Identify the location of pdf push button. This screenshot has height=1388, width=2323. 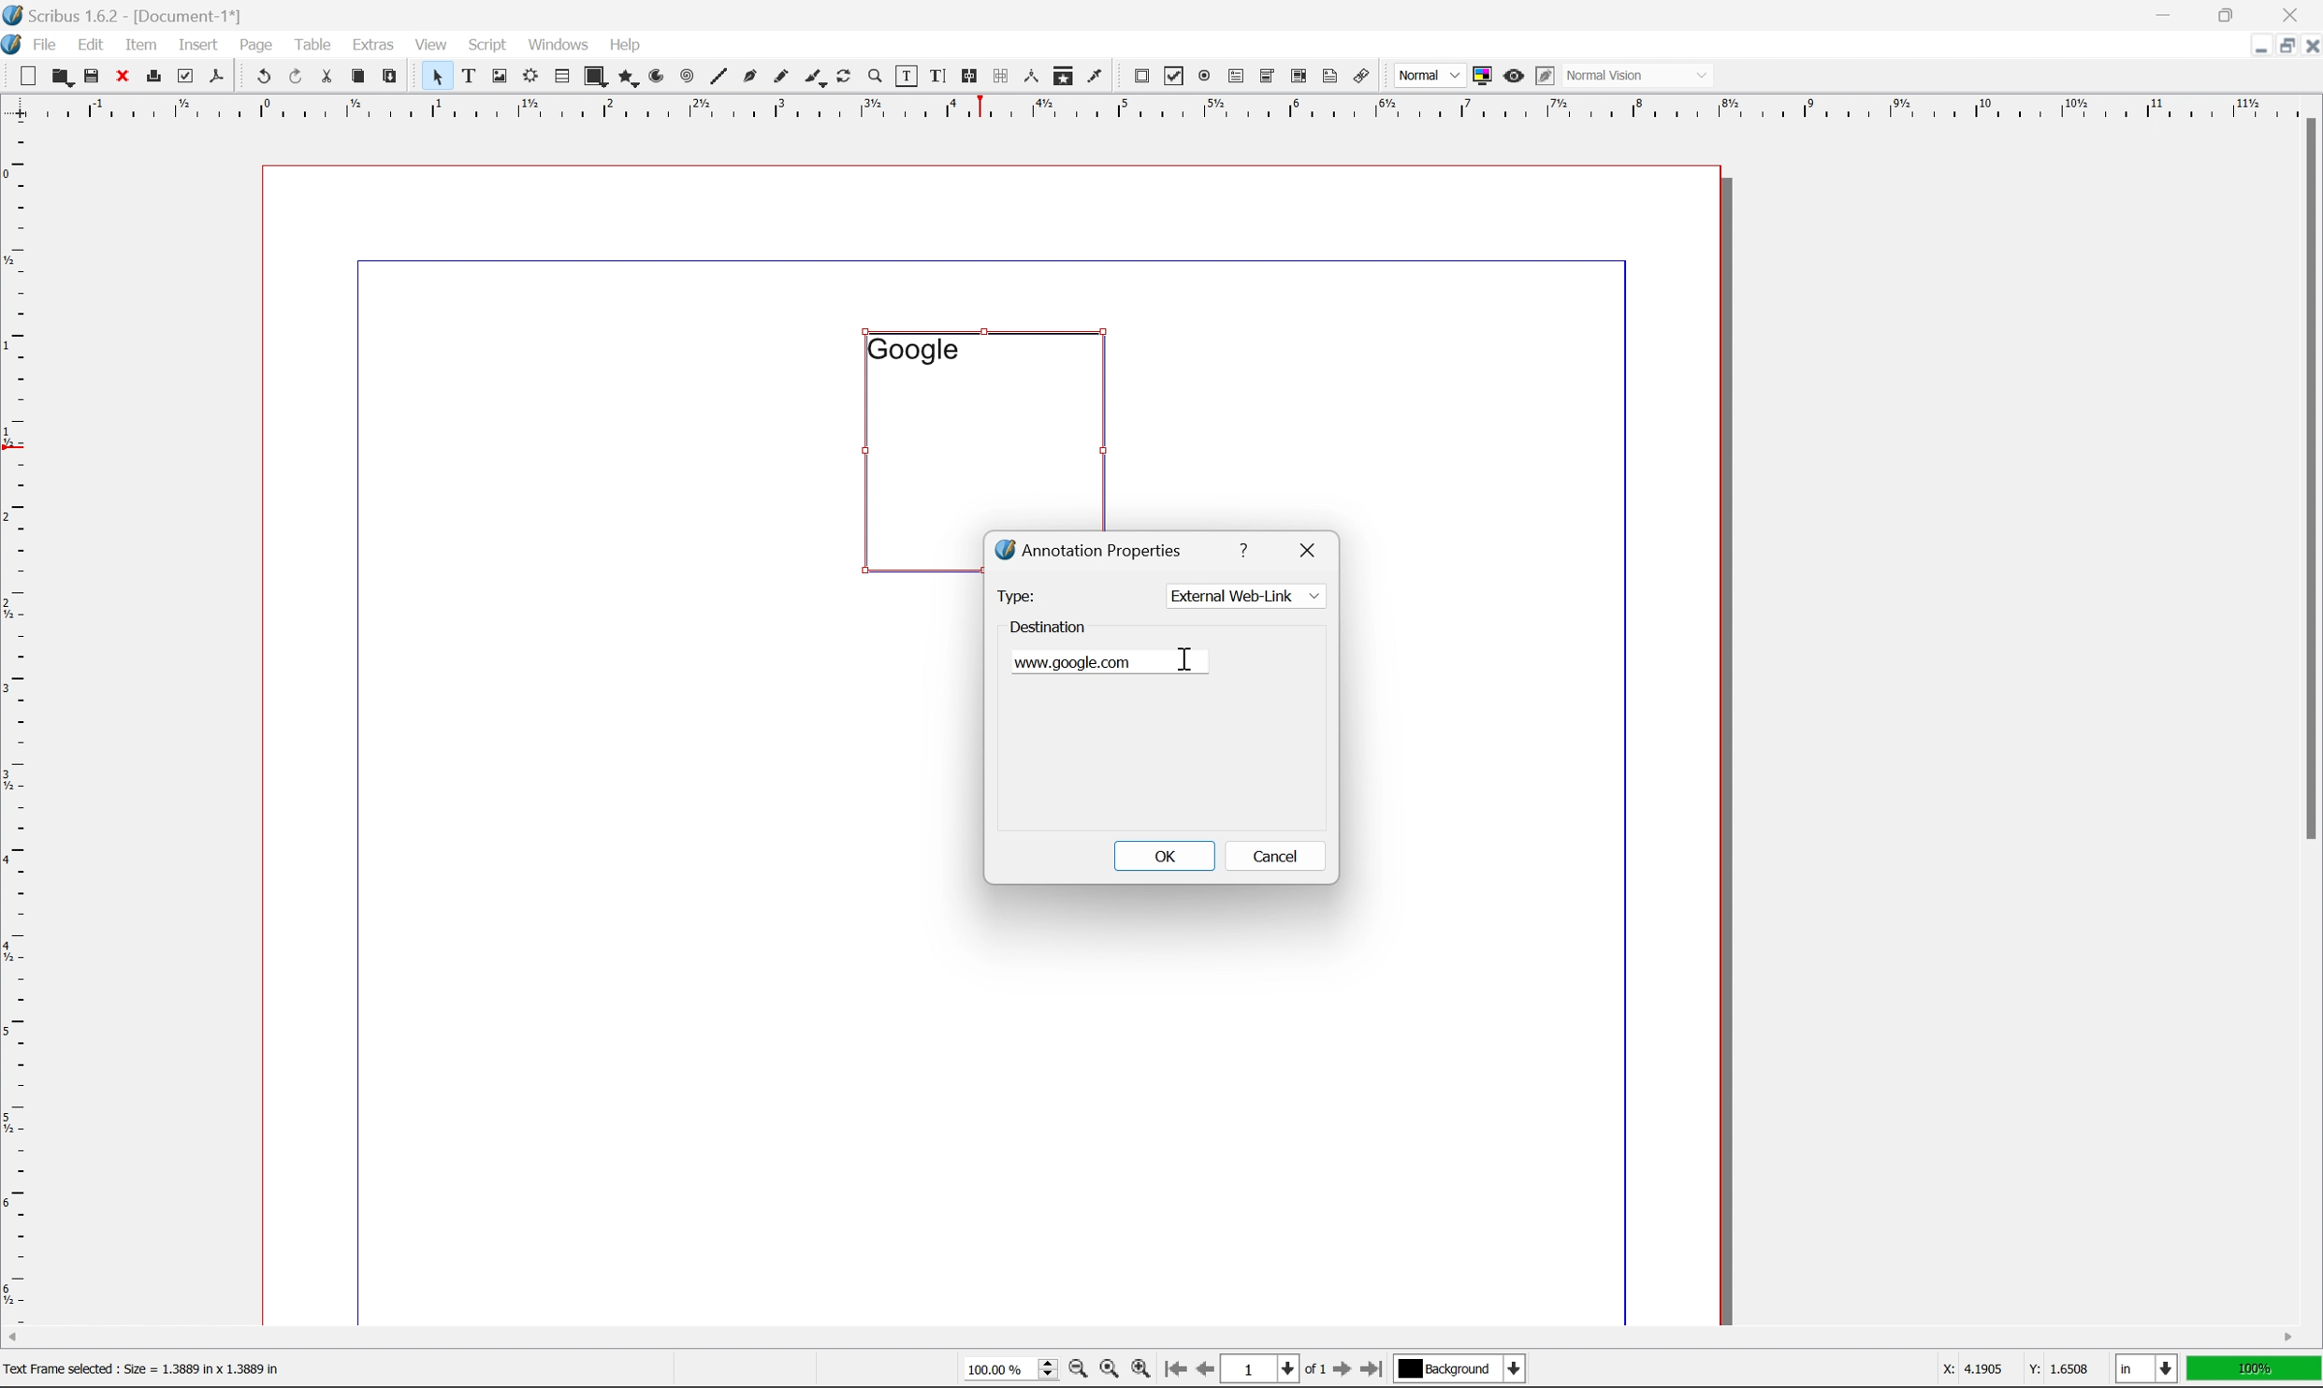
(1136, 74).